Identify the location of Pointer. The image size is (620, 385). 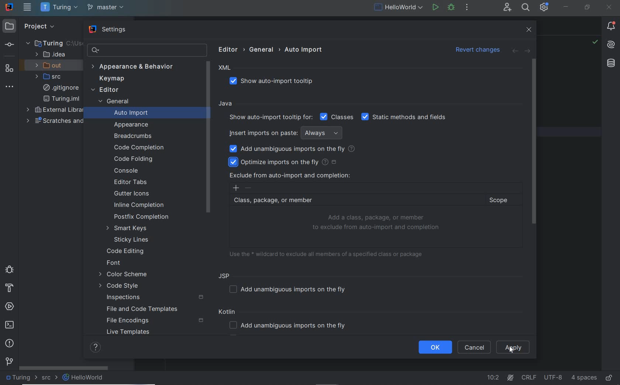
(515, 352).